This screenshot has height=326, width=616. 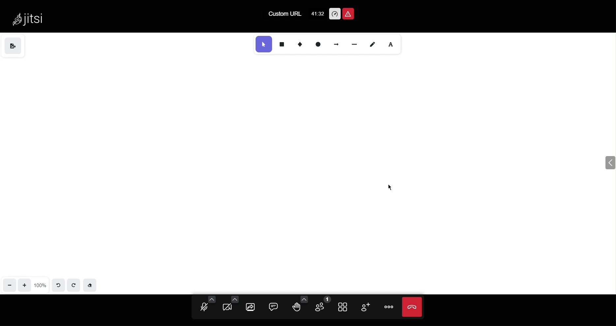 What do you see at coordinates (10, 285) in the screenshot?
I see `Zoom out` at bounding box center [10, 285].